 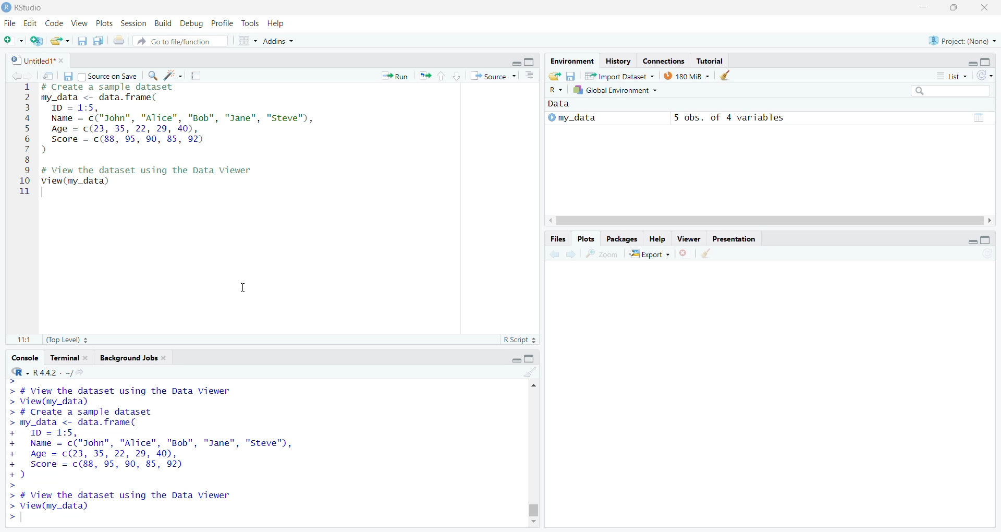 I want to click on # Create a sample dataset
my_data <- data.frame(
ID = 1:5,
Name = c("John", "Alice", "Bob", "Jane", "Steve"),
Age = (23, 35, 22, 29, 40),
Score = c(88, 95, 90, 85, 92)
)
# View the dataset using the Data Viewer
View(my_data), so click(x=185, y=140).